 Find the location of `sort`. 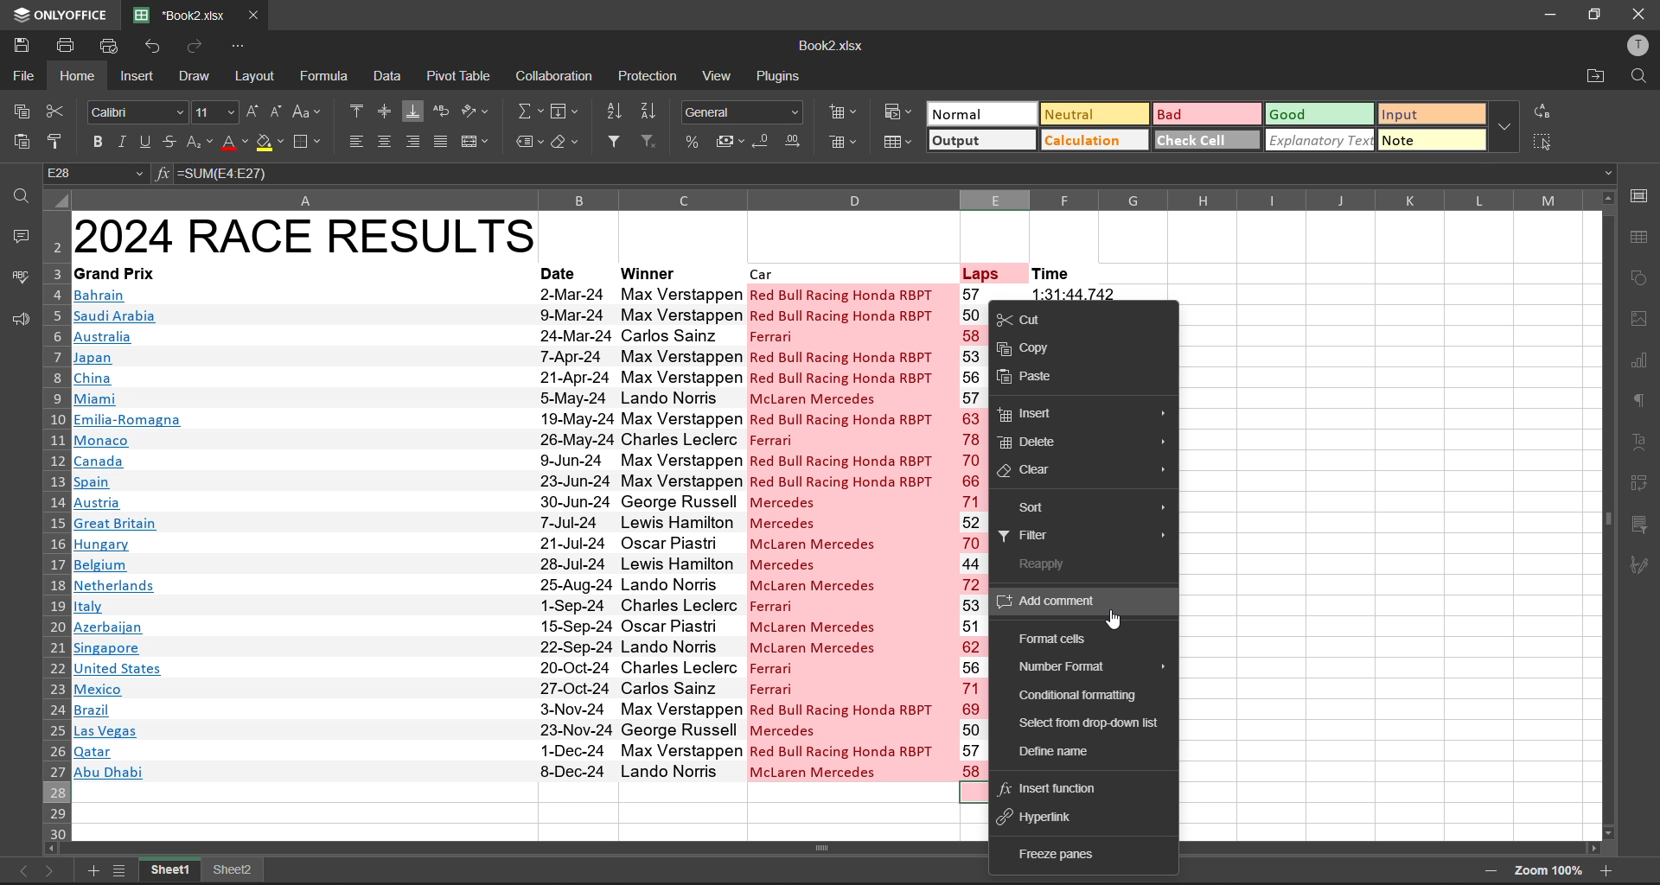

sort is located at coordinates (1095, 507).